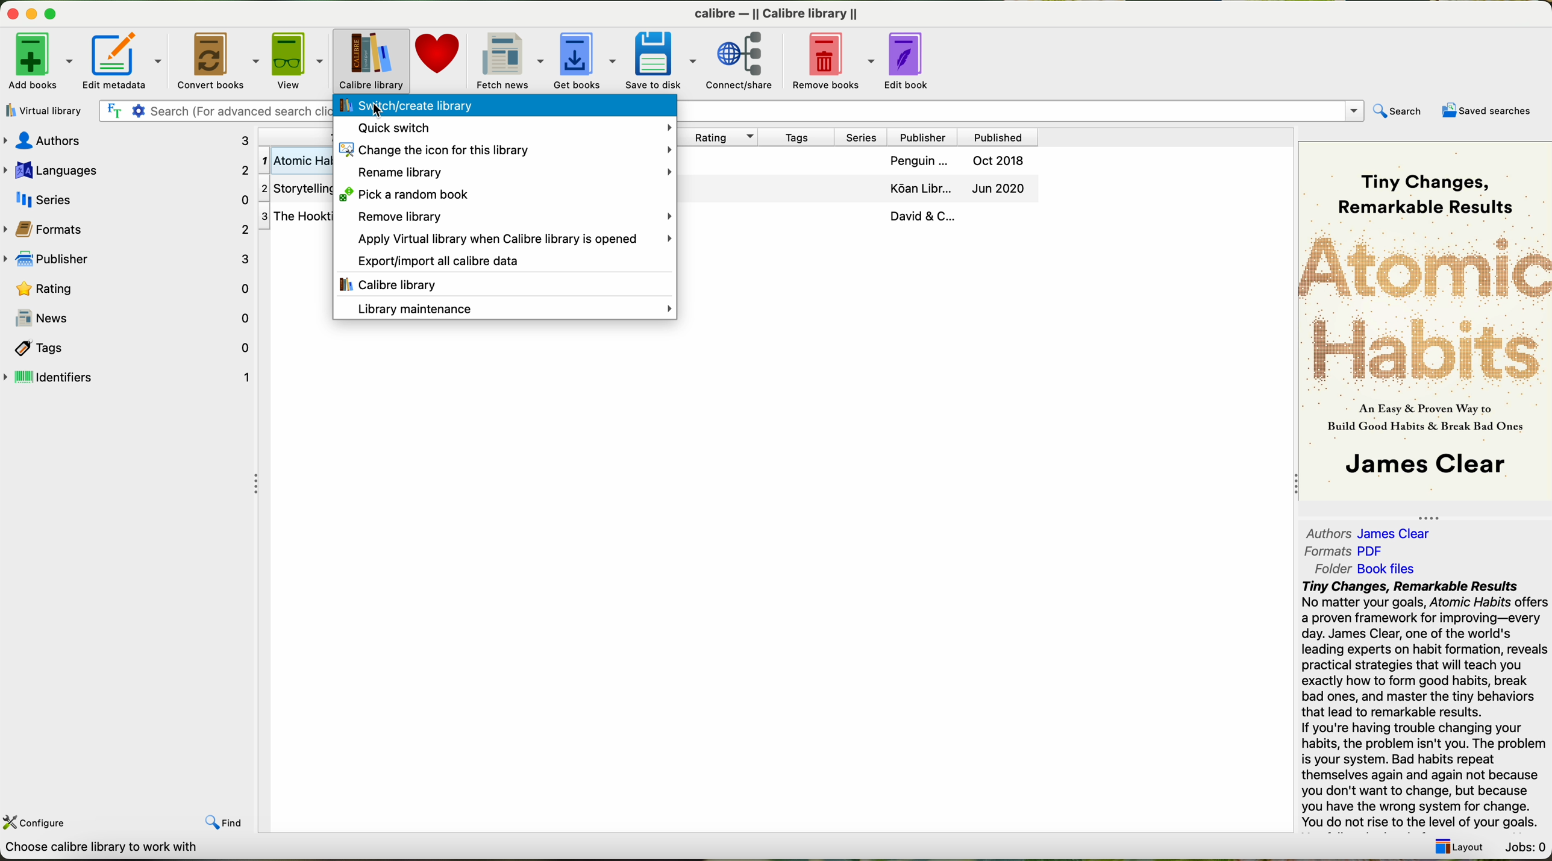 This screenshot has width=1552, height=861. Describe the element at coordinates (1490, 111) in the screenshot. I see `saved searches` at that location.